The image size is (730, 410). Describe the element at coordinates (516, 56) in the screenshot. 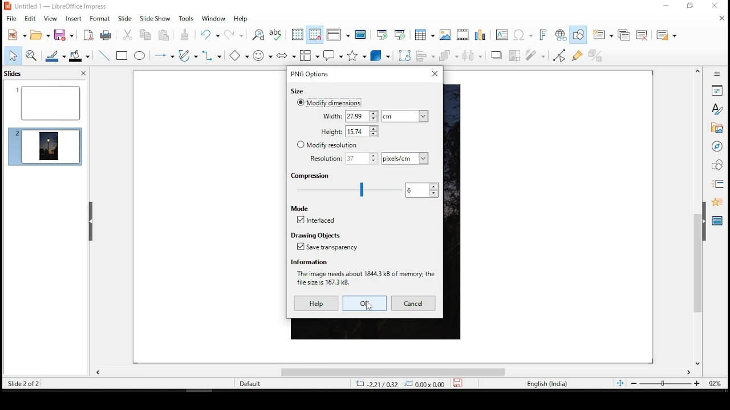

I see `crop image` at that location.